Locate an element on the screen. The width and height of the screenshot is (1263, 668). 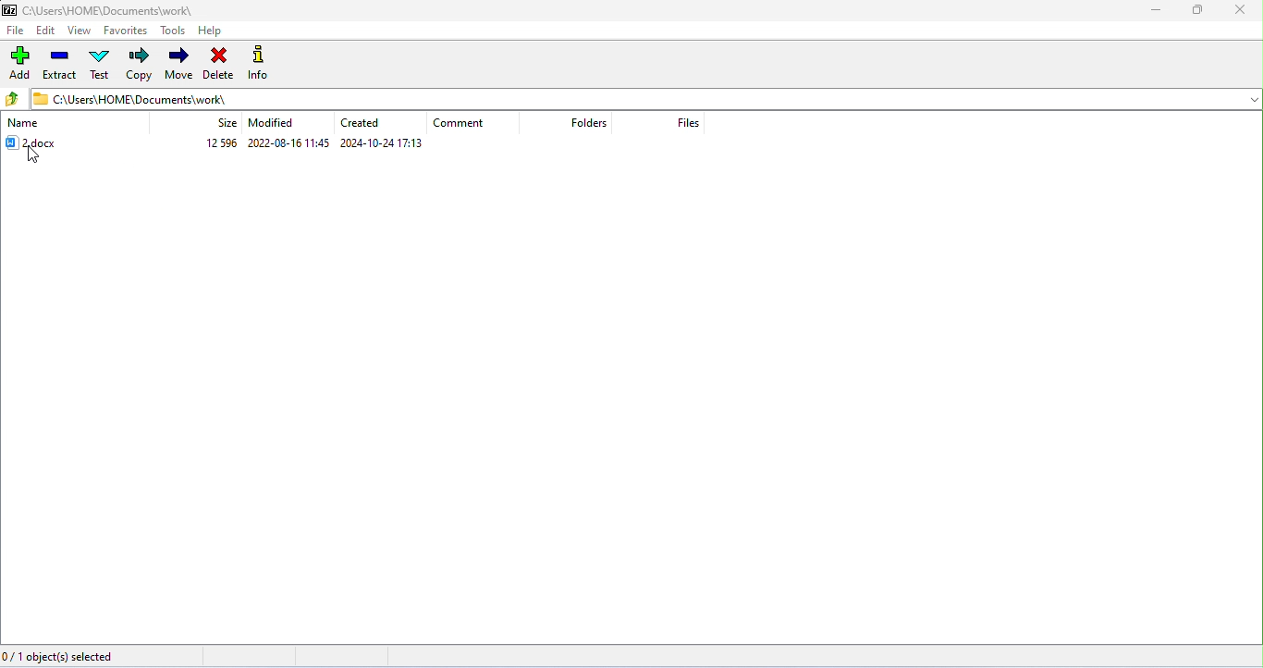
2024-10-24 17:13 is located at coordinates (382, 143).